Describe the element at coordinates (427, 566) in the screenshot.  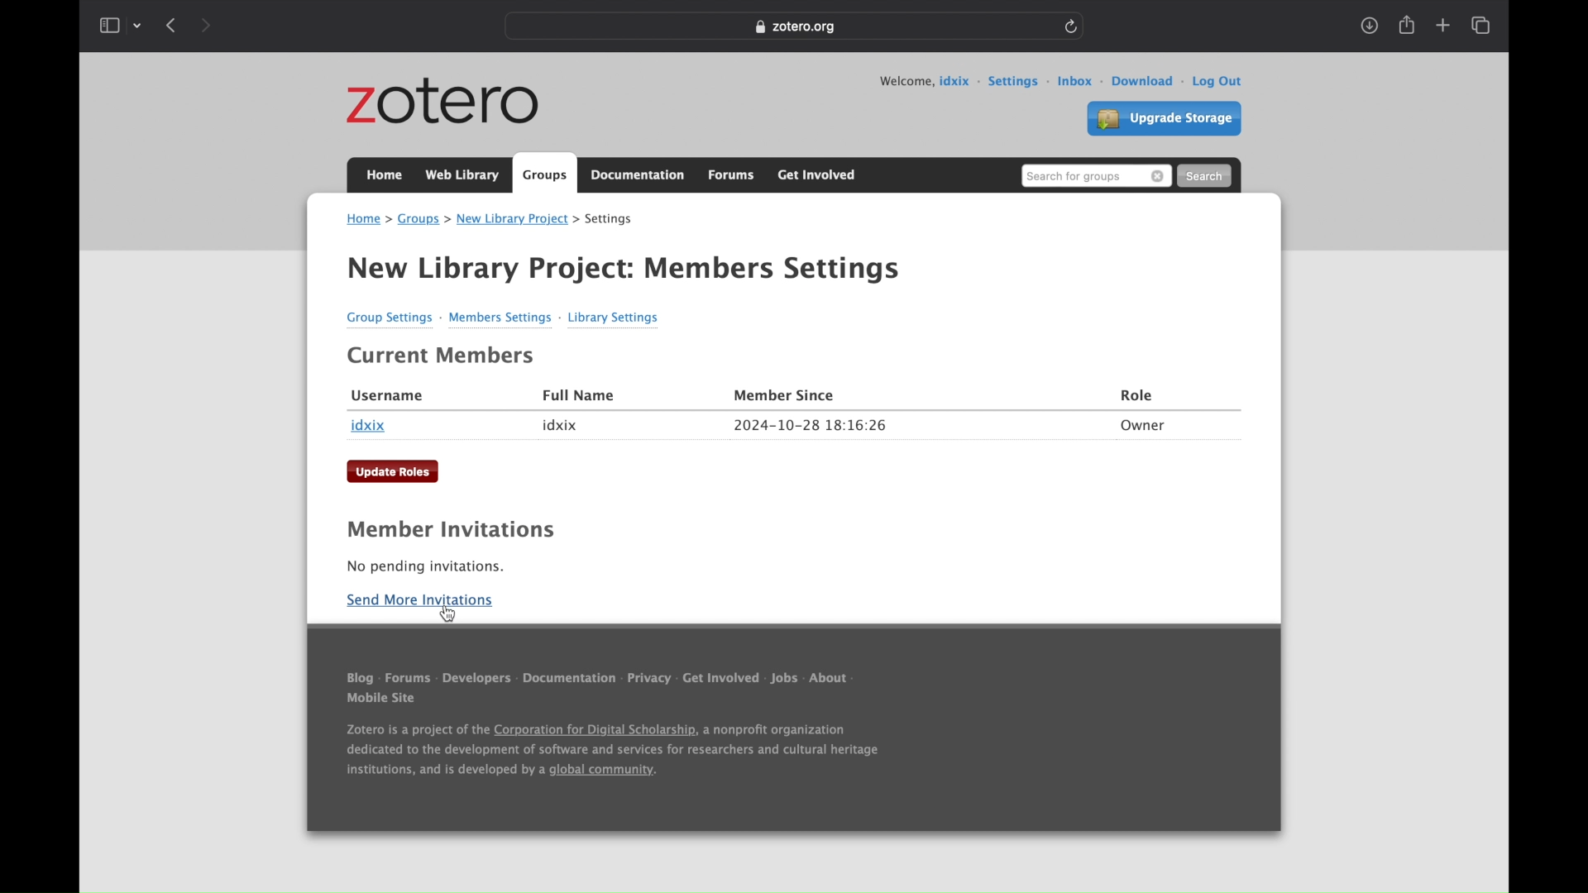
I see `no pending invitations` at that location.